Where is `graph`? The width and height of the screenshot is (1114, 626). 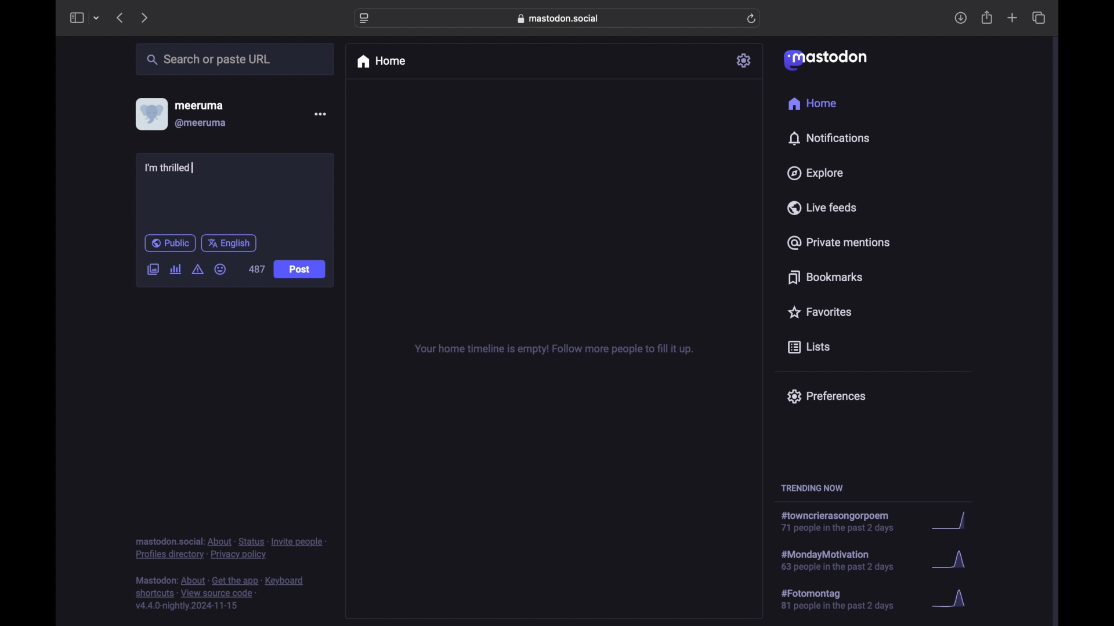 graph is located at coordinates (952, 561).